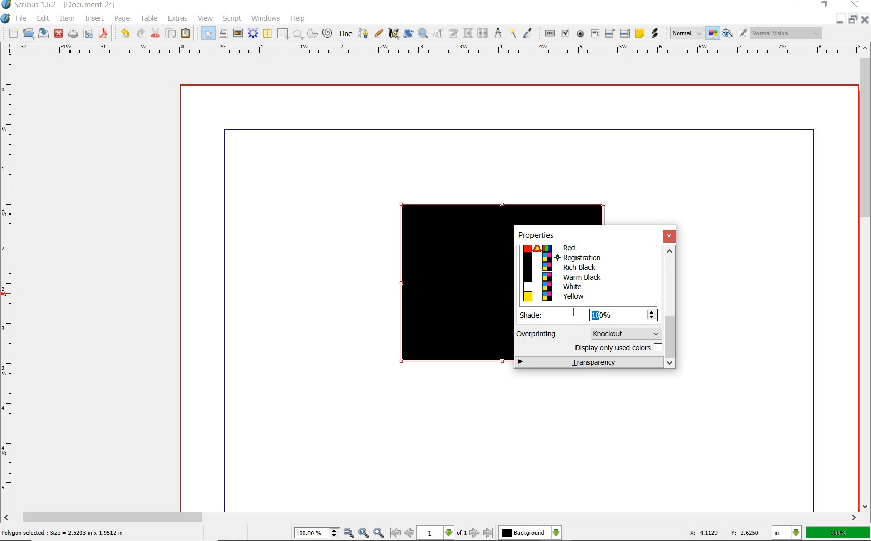 The image size is (871, 541). What do you see at coordinates (442, 533) in the screenshot?
I see `select current page` at bounding box center [442, 533].